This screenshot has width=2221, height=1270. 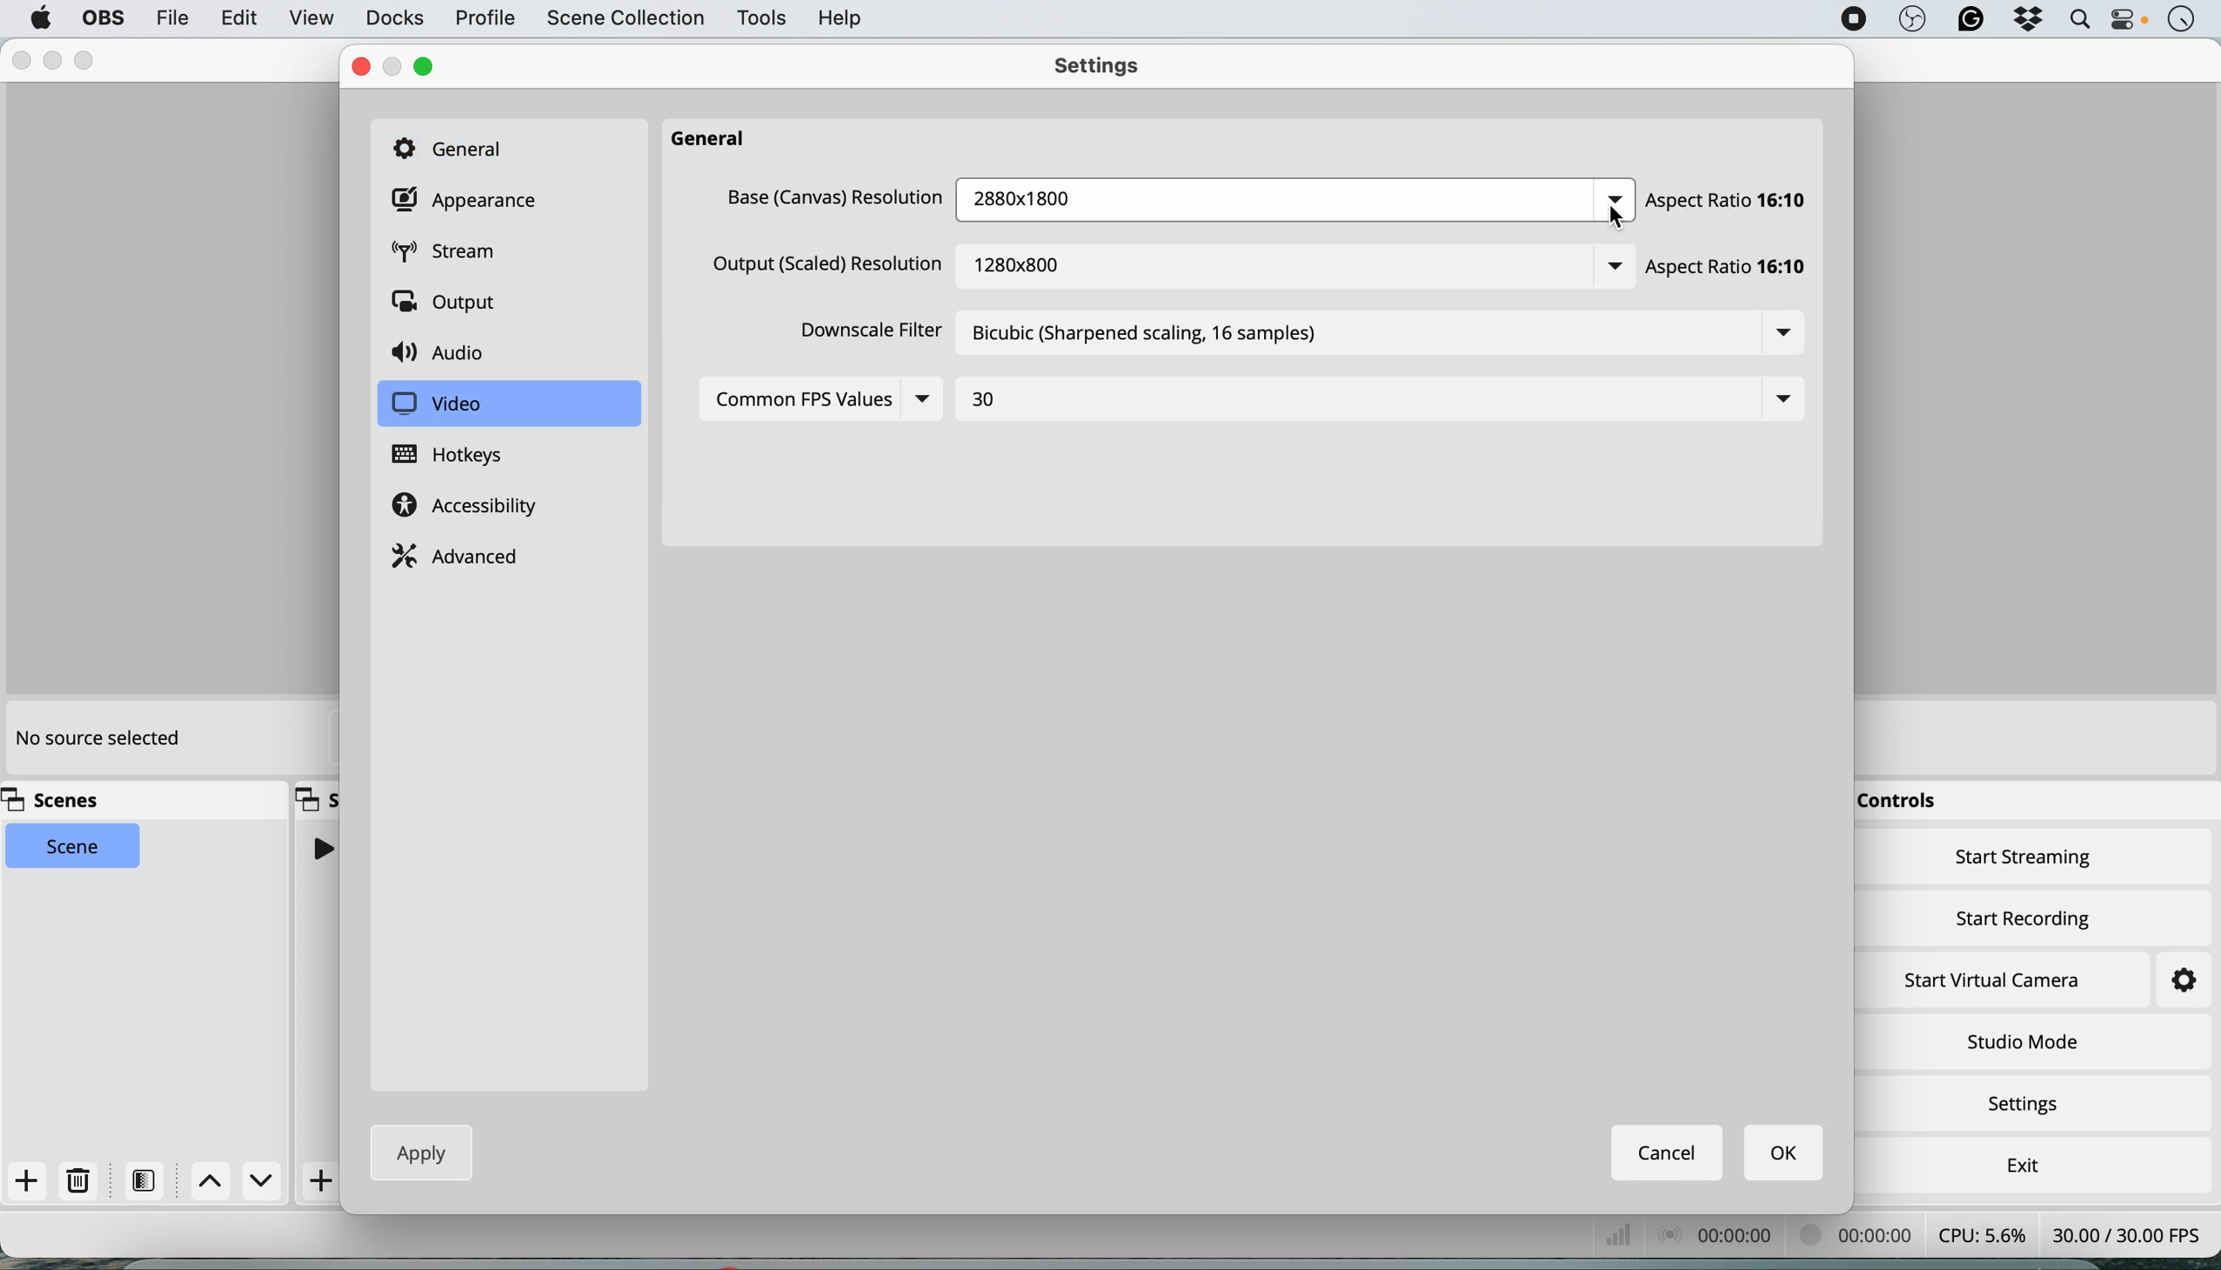 I want to click on cancel, so click(x=1669, y=1152).